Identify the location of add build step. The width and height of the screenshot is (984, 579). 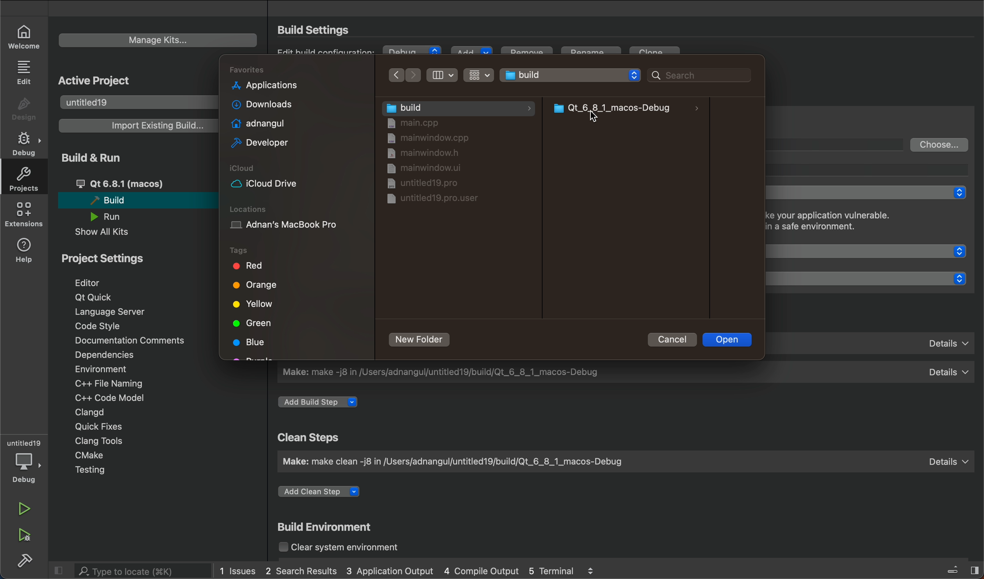
(321, 402).